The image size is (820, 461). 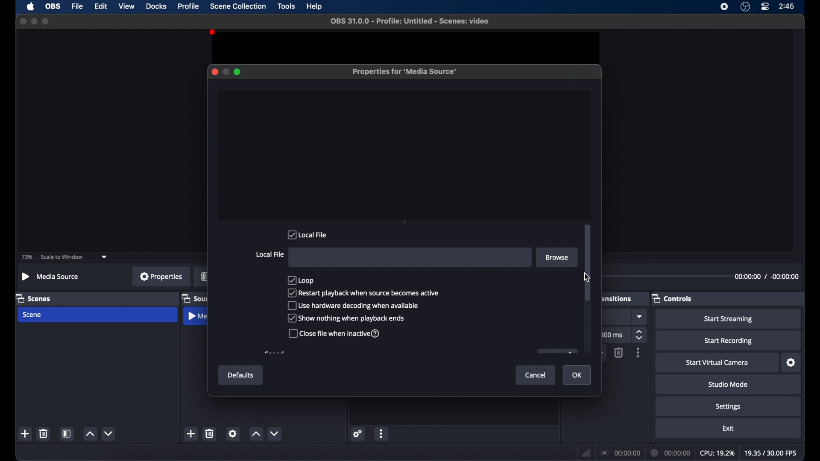 I want to click on dropdown, so click(x=105, y=256).